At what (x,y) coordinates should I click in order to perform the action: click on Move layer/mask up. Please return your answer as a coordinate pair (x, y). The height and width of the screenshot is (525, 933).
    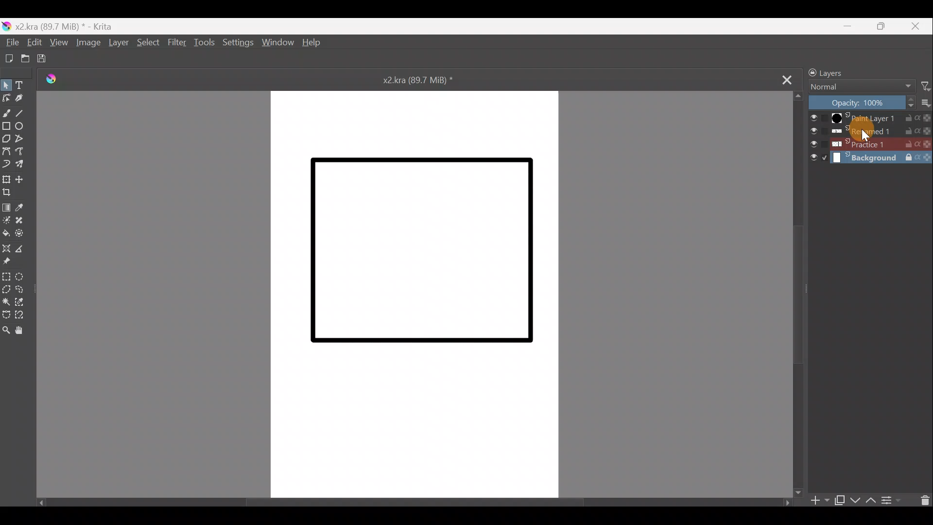
    Looking at the image, I should click on (871, 500).